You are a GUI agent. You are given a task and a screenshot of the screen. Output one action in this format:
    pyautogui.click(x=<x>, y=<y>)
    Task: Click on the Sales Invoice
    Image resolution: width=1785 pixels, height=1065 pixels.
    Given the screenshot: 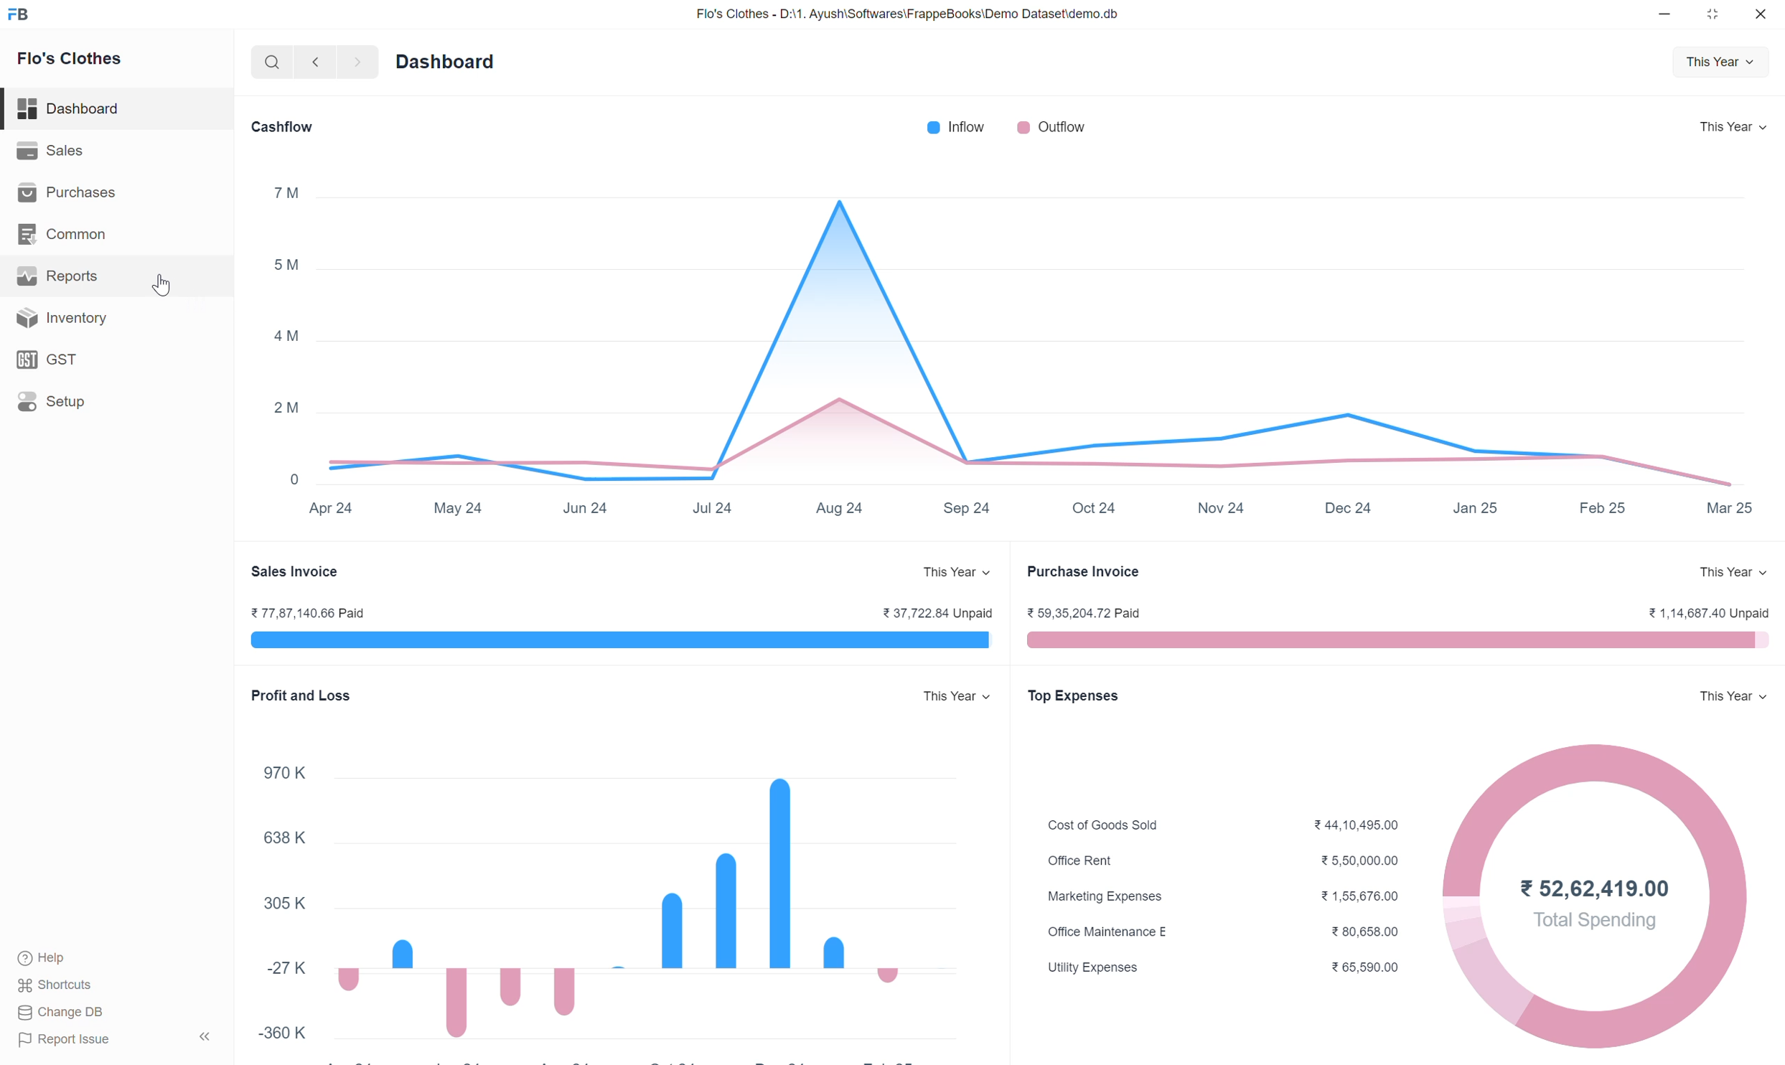 What is the action you would take?
    pyautogui.click(x=291, y=571)
    